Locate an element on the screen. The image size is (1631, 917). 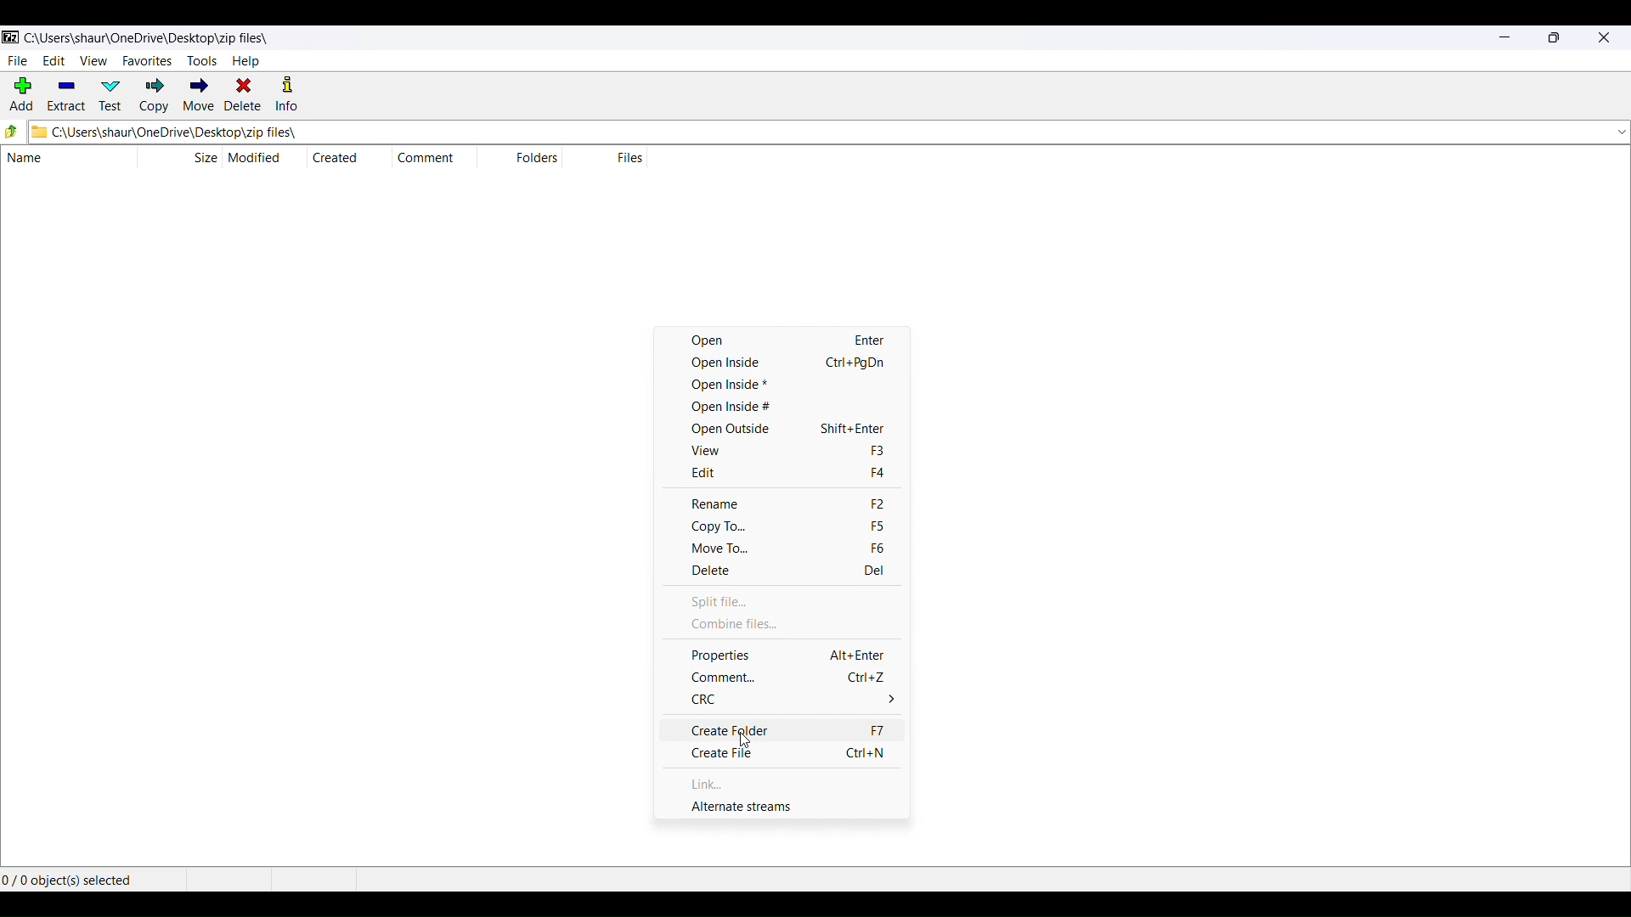
PROPERTIES is located at coordinates (799, 653).